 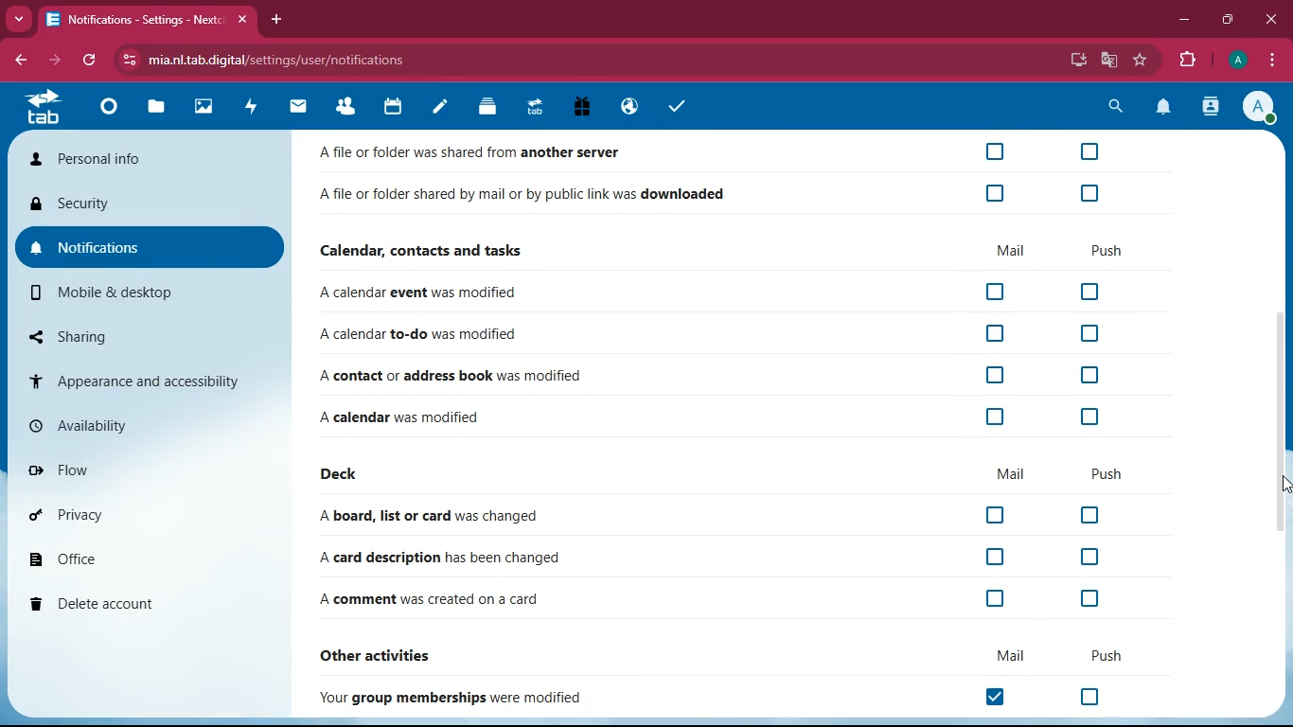 What do you see at coordinates (432, 601) in the screenshot?
I see `A comment was created on a card` at bounding box center [432, 601].